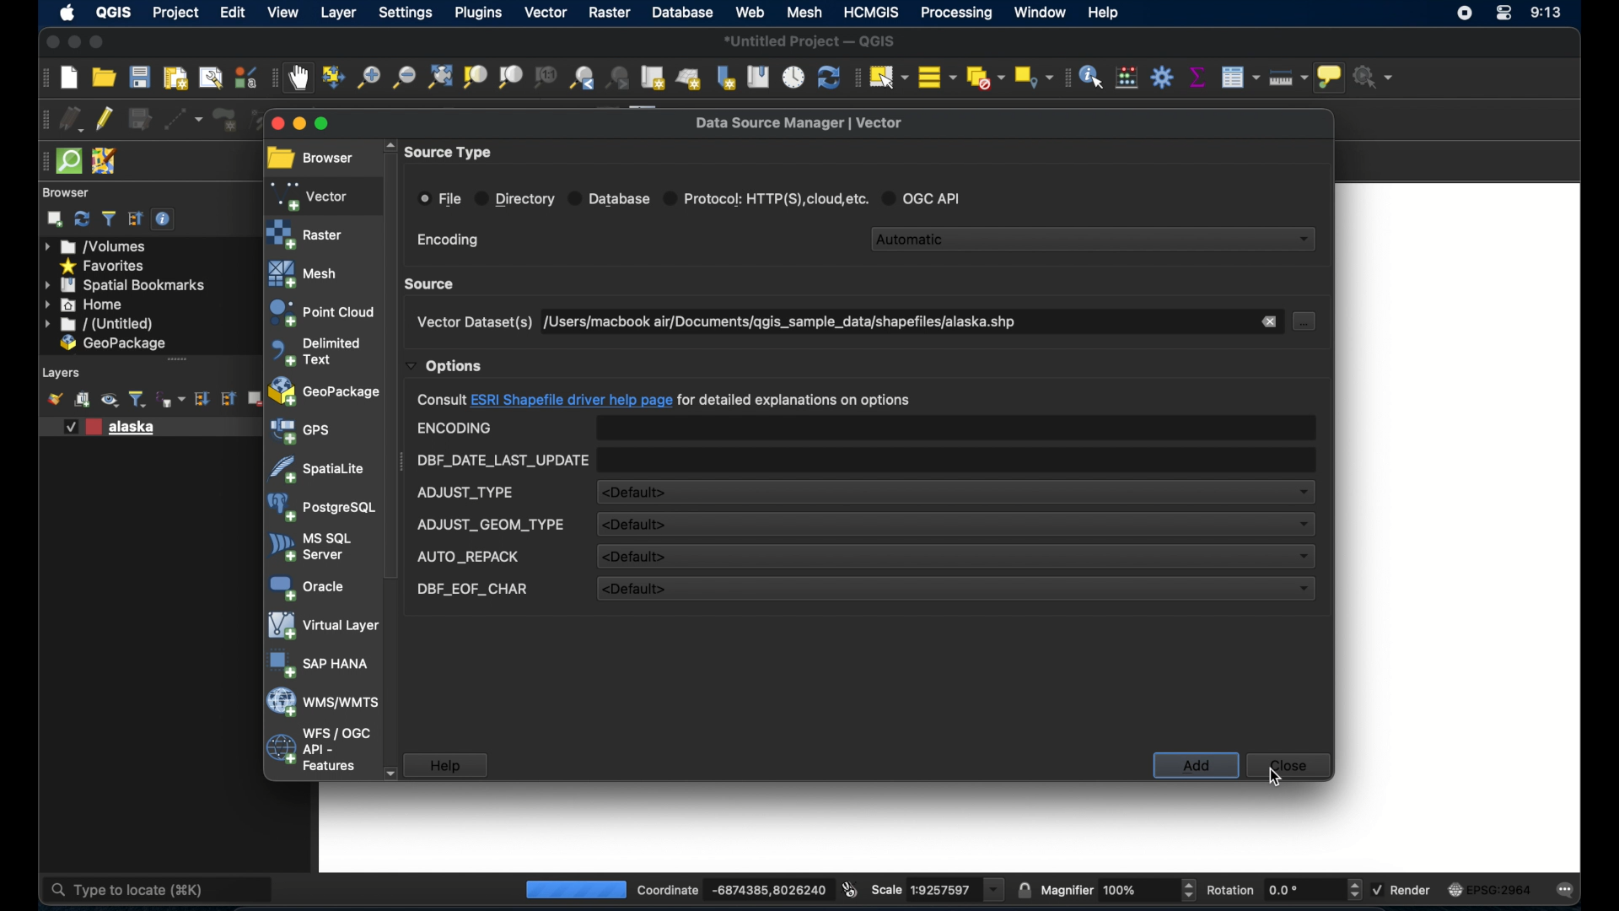 The height and width of the screenshot is (911, 1619). What do you see at coordinates (438, 78) in the screenshot?
I see `zoom full` at bounding box center [438, 78].